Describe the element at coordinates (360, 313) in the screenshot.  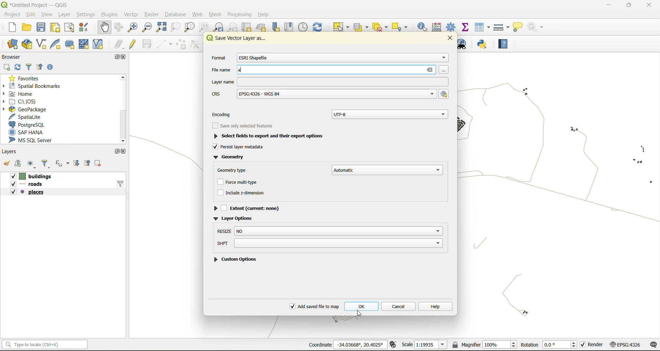
I see `cursor` at that location.